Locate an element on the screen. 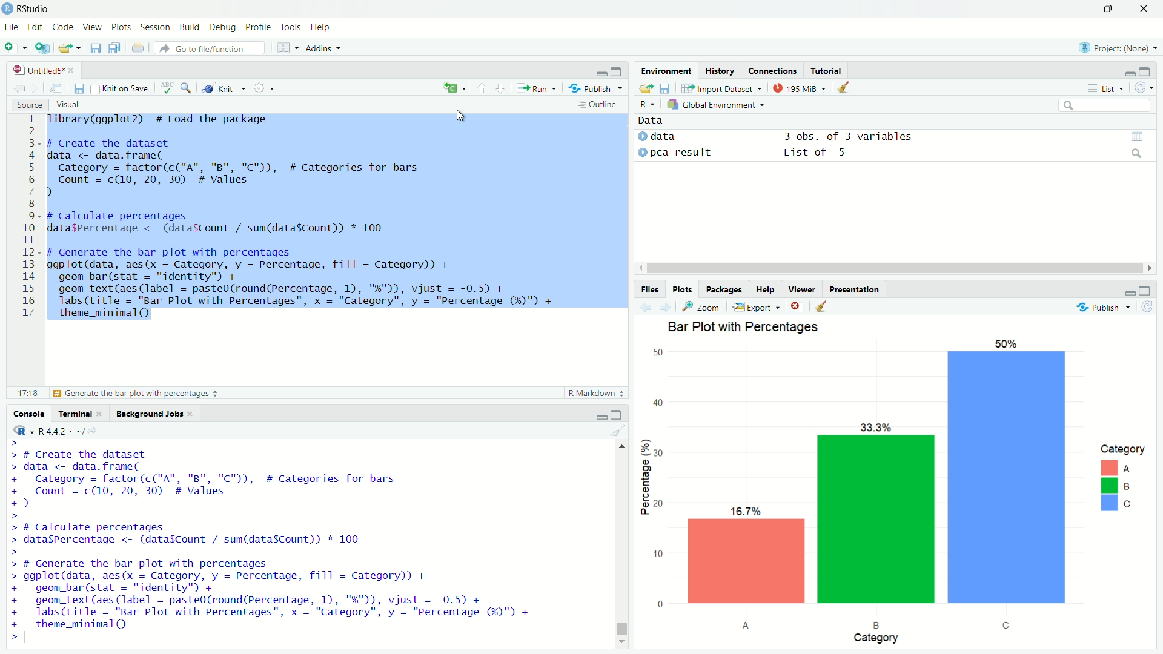 The image size is (1163, 654). outline is located at coordinates (597, 106).